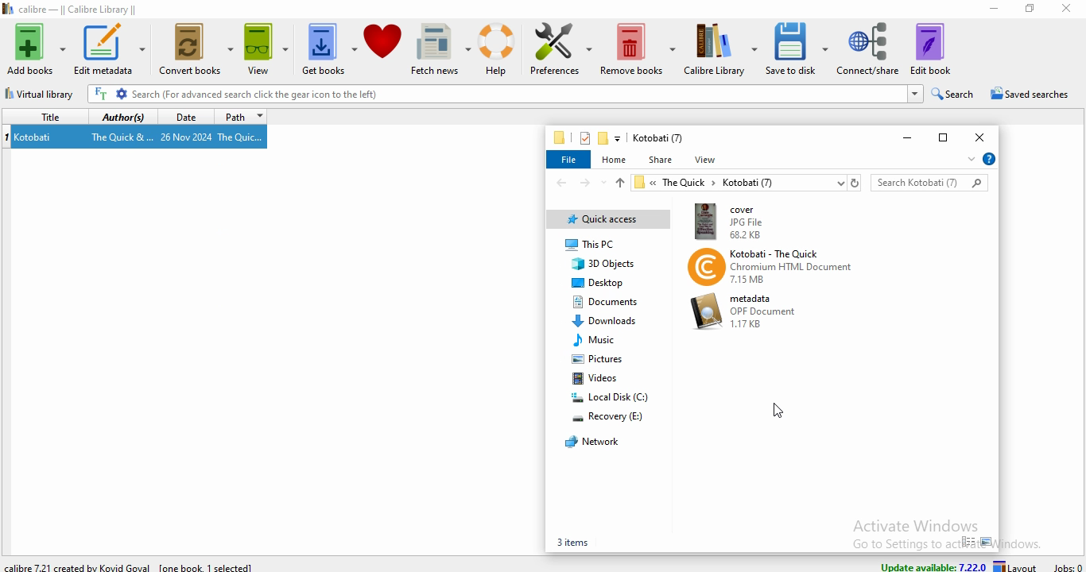 This screenshot has width=1086, height=572. What do you see at coordinates (603, 139) in the screenshot?
I see `new folder` at bounding box center [603, 139].